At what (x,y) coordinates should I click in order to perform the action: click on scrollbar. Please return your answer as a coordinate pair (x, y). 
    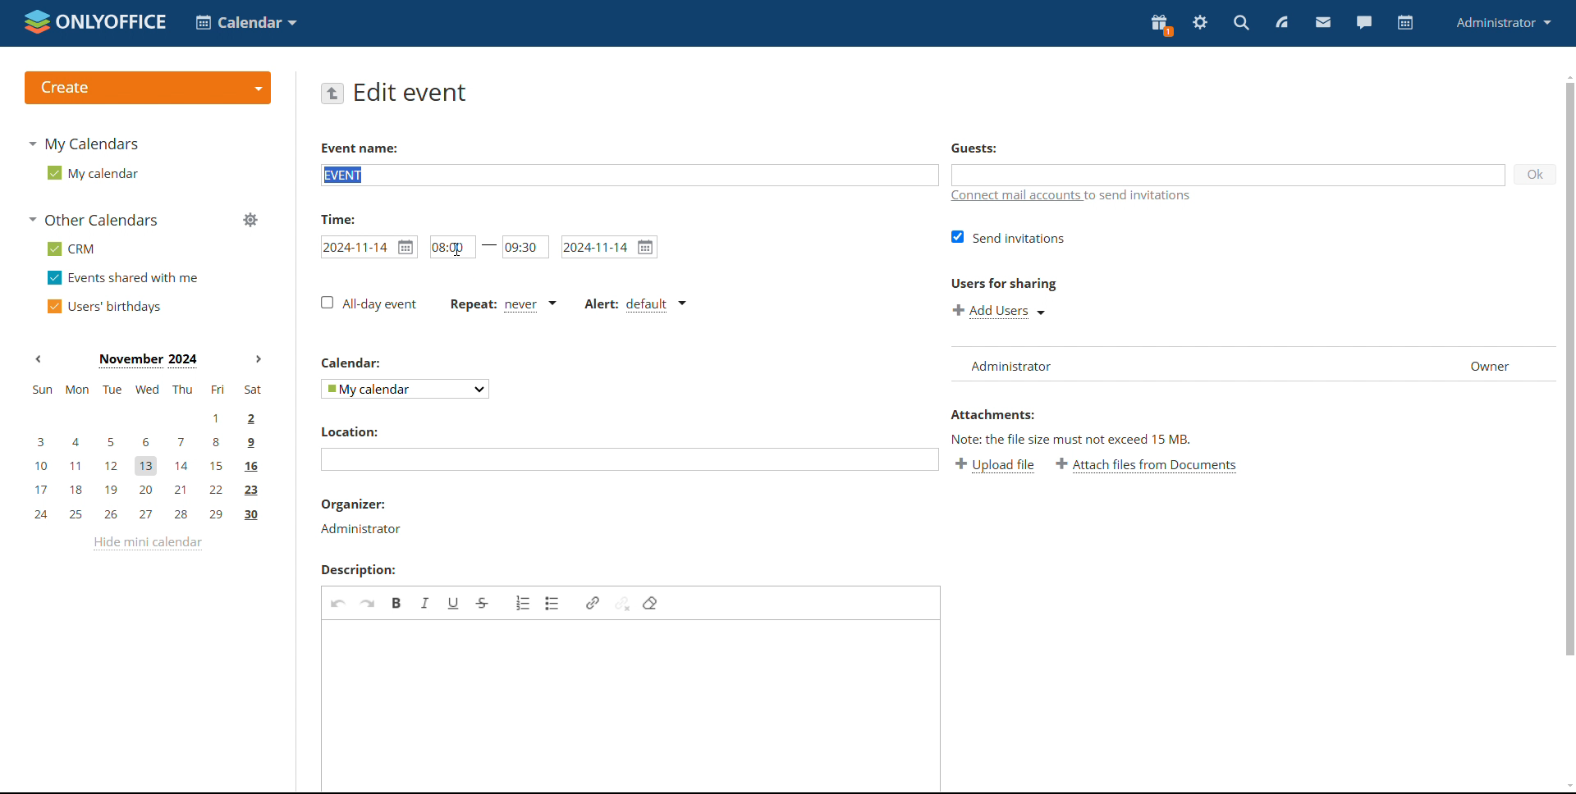
    Looking at the image, I should click on (1569, 369).